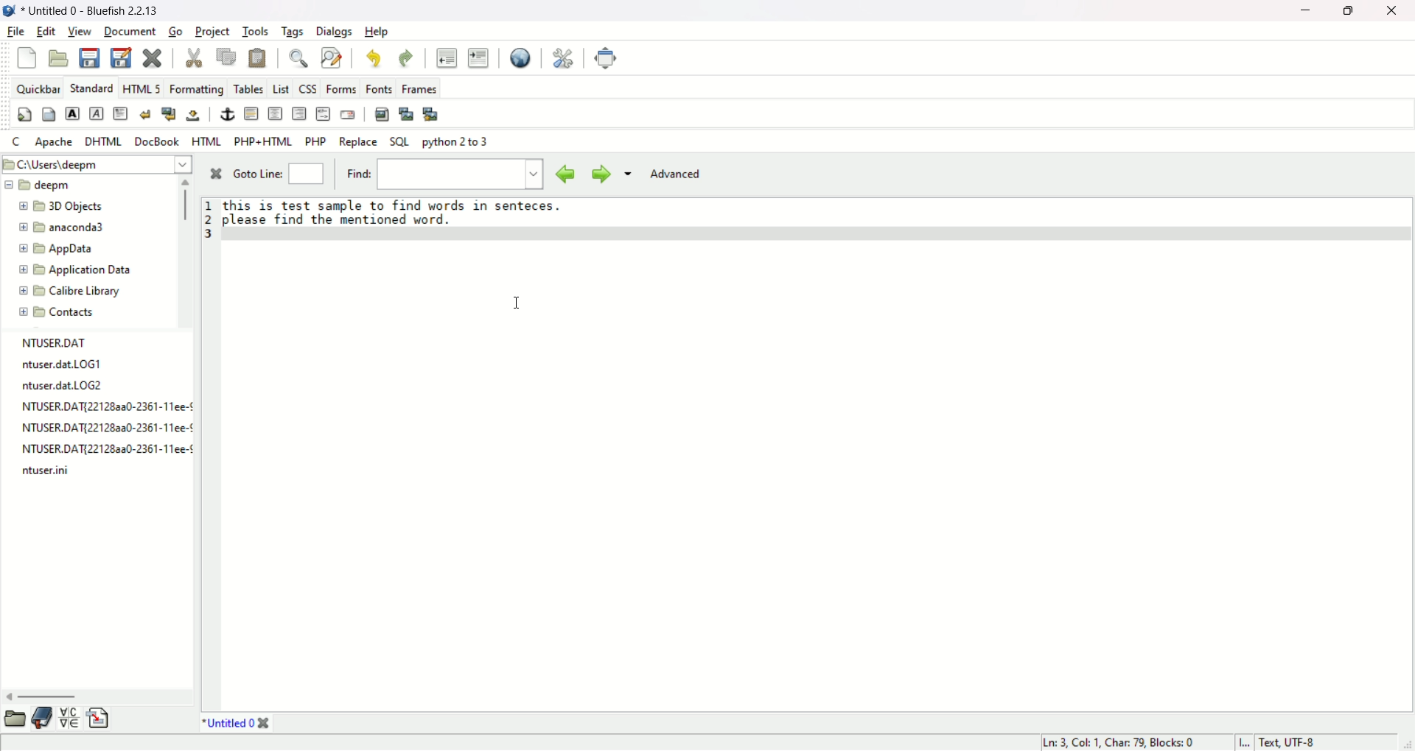  Describe the element at coordinates (626, 177) in the screenshot. I see `more options` at that location.